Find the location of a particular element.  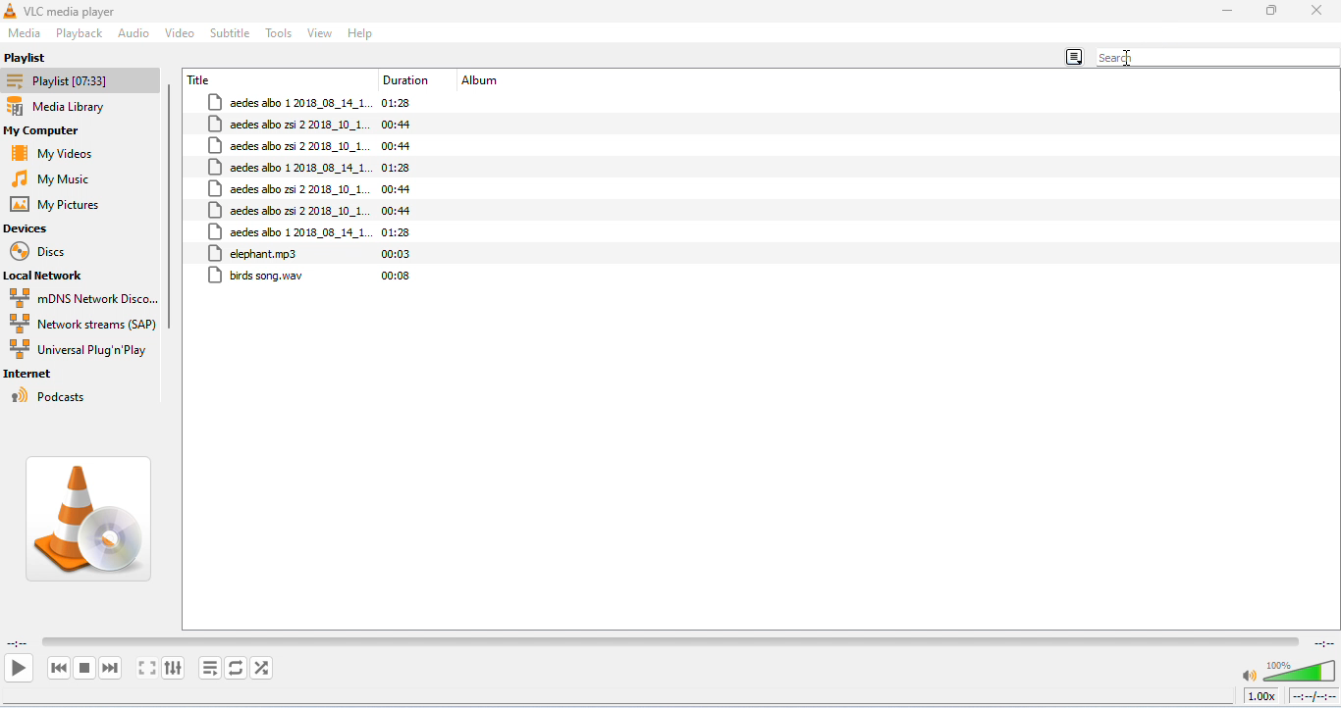

progress of media is located at coordinates (670, 639).